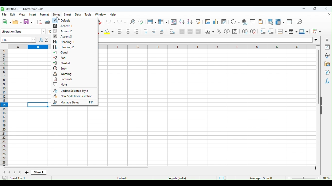 The height and width of the screenshot is (186, 332). I want to click on n, so click(278, 47).